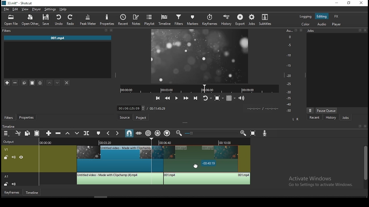 The width and height of the screenshot is (369, 207). What do you see at coordinates (140, 118) in the screenshot?
I see `project` at bounding box center [140, 118].